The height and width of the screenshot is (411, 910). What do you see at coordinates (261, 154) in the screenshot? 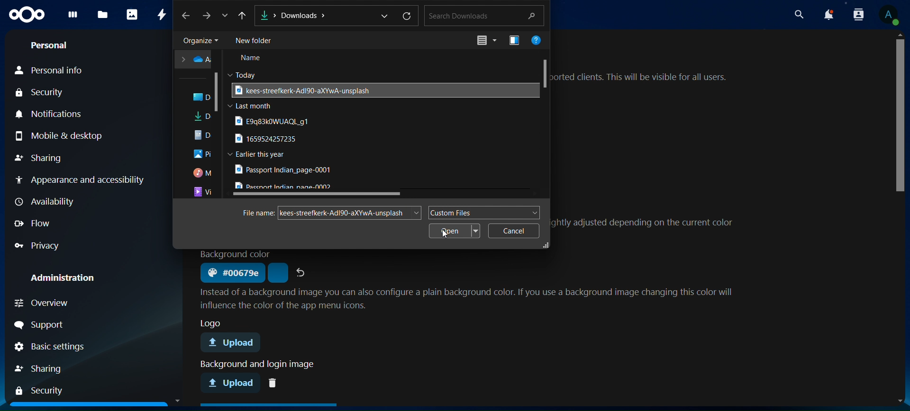
I see `earlier this year` at bounding box center [261, 154].